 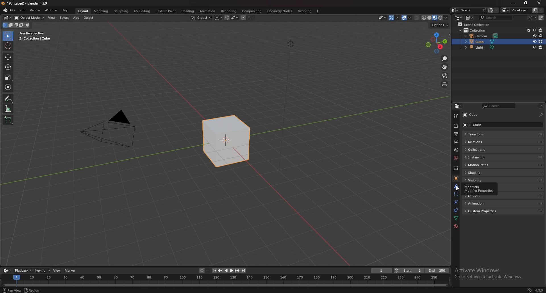 What do you see at coordinates (541, 115) in the screenshot?
I see `toggle pin id` at bounding box center [541, 115].